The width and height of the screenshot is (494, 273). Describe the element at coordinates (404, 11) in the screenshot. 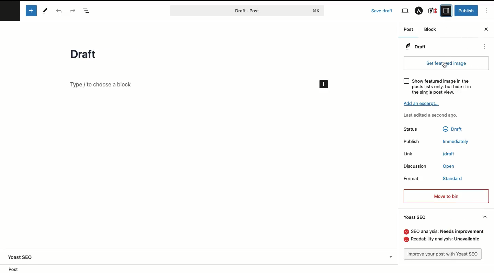

I see `View` at that location.